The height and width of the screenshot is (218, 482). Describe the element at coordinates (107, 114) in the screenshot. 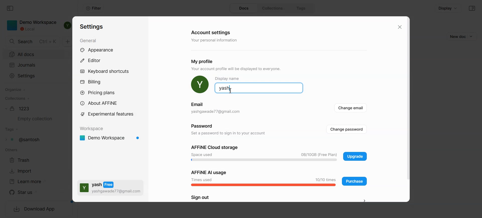

I see `Experimental feature` at that location.